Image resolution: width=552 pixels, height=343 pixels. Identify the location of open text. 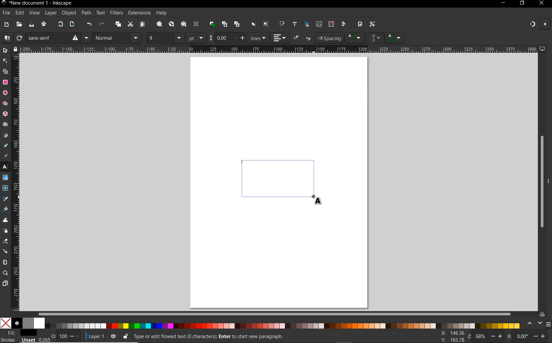
(294, 24).